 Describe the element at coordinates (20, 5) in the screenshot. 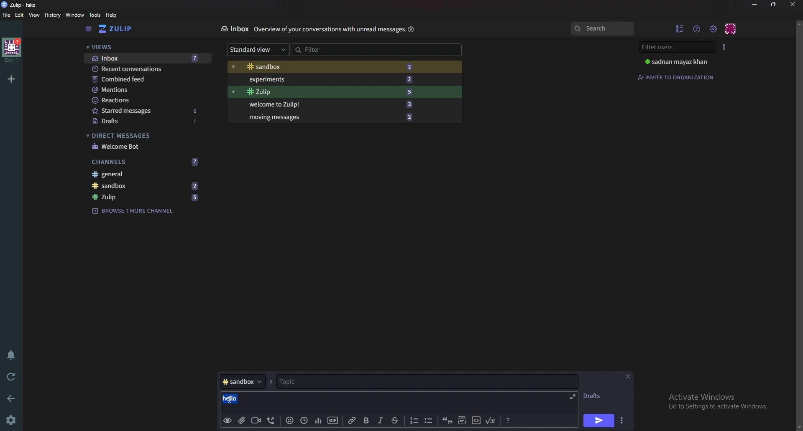

I see `zulip-fake` at that location.